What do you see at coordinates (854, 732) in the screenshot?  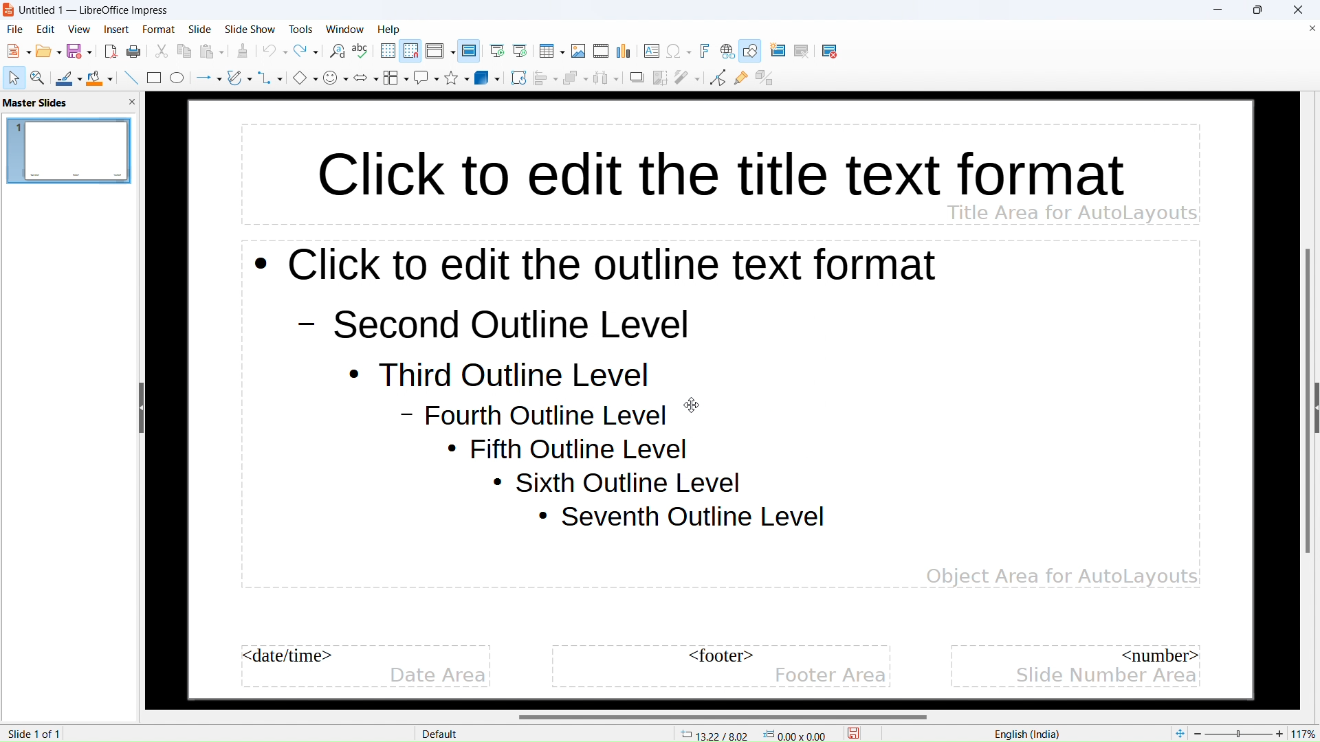 I see `save` at bounding box center [854, 732].